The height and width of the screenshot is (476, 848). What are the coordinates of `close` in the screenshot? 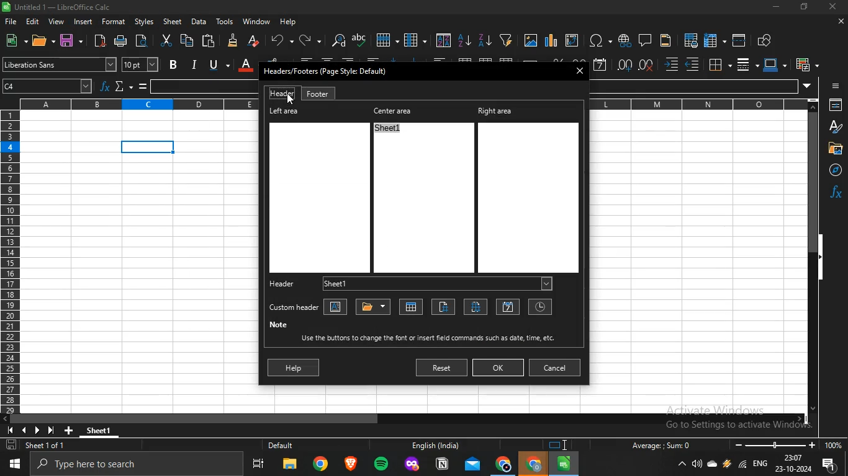 It's located at (581, 72).